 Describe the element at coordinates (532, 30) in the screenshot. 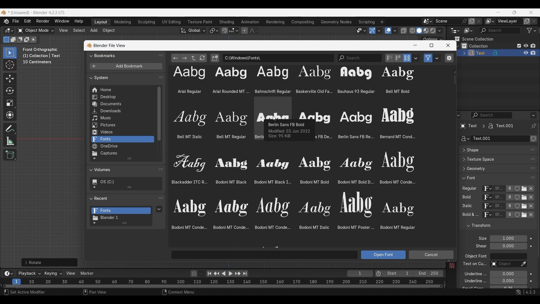

I see `Filter` at that location.